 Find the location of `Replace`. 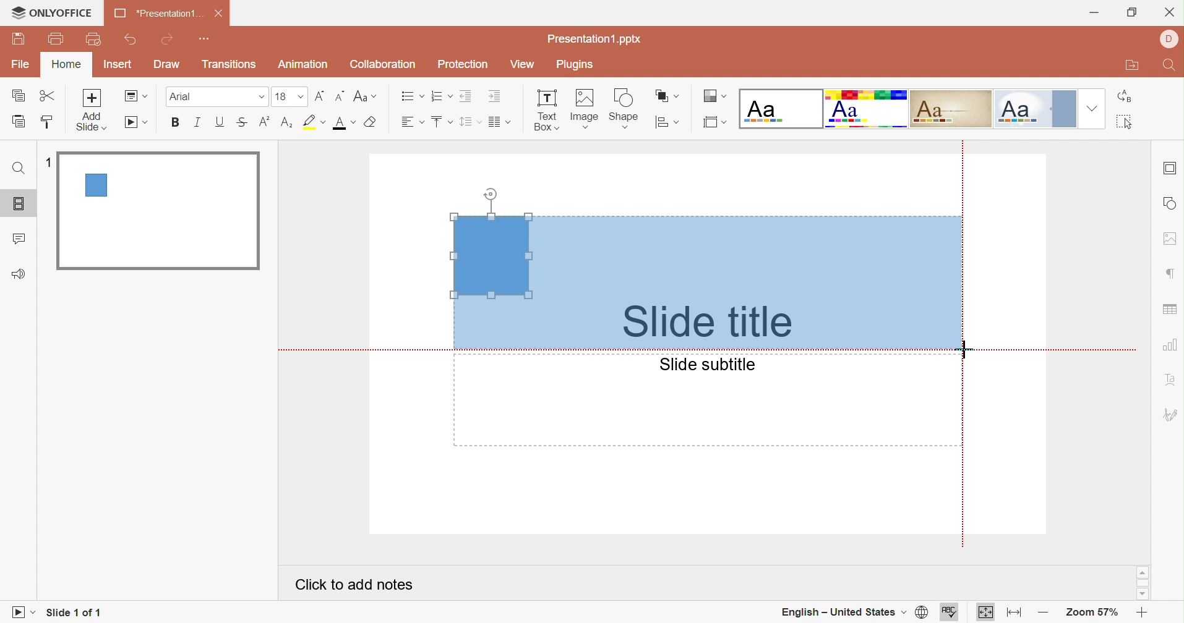

Replace is located at coordinates (1127, 95).